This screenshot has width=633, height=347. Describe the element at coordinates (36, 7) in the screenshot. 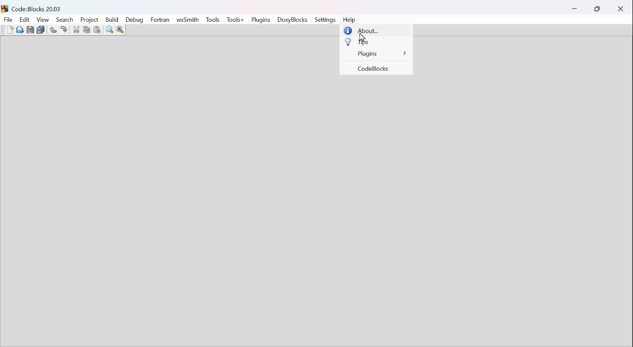

I see `Code blocks 20.03` at that location.